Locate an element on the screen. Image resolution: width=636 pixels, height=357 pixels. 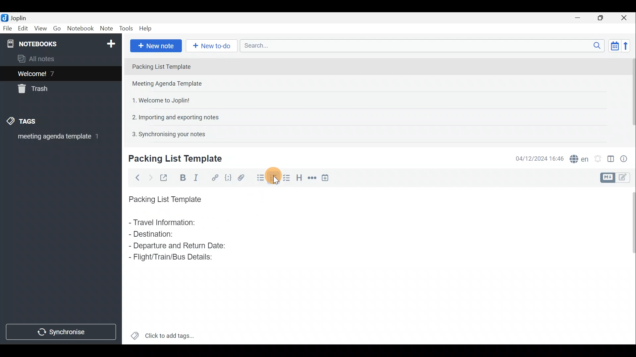
Numbered list is located at coordinates (287, 178).